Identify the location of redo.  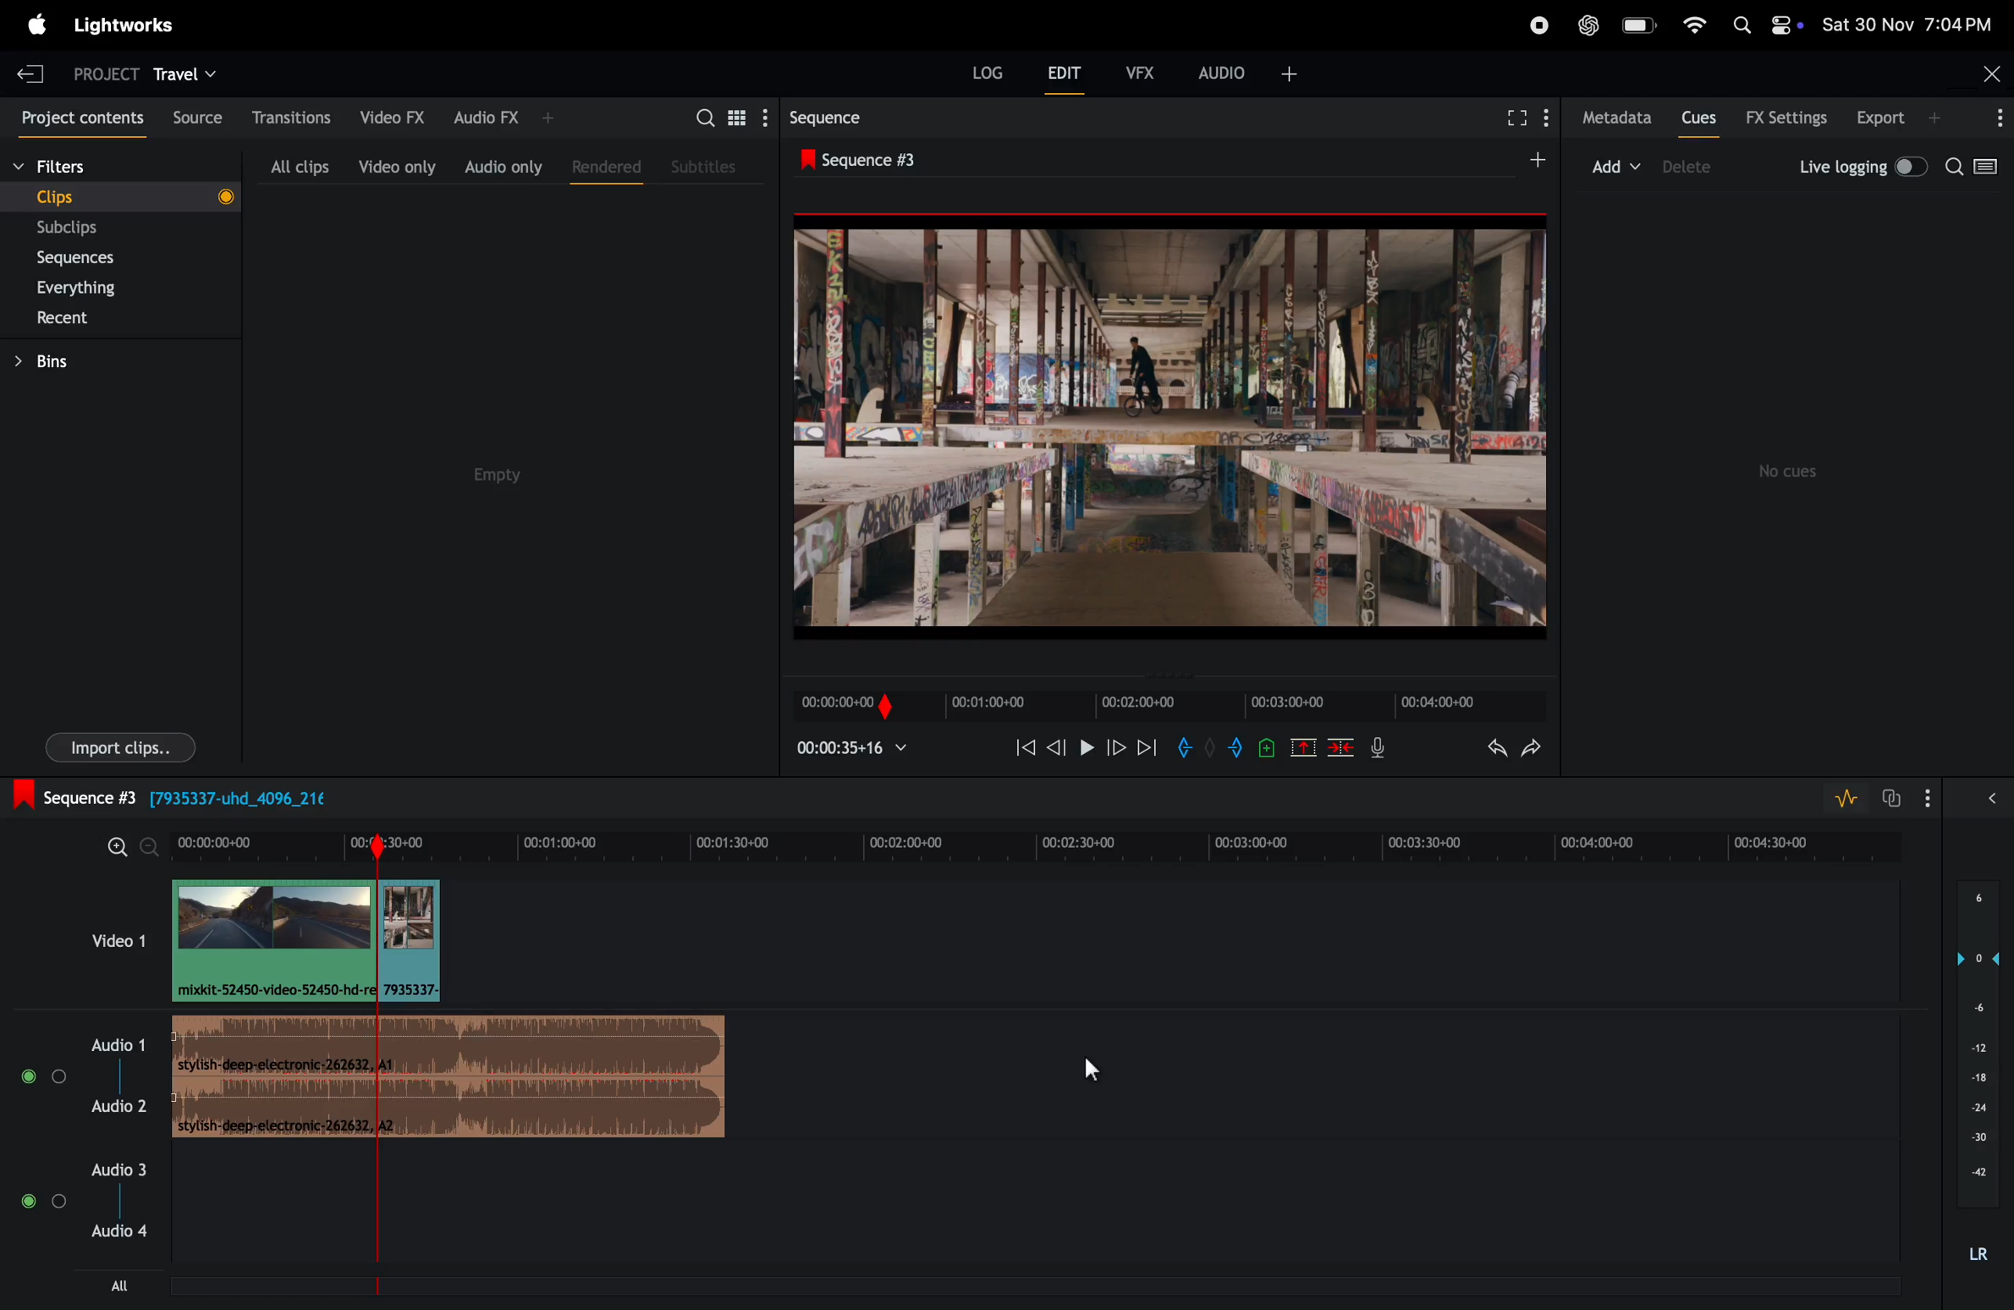
(1538, 746).